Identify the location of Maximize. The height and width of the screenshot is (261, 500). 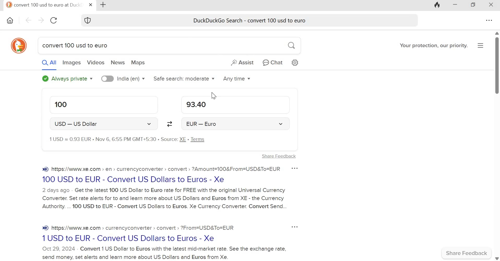
(475, 5).